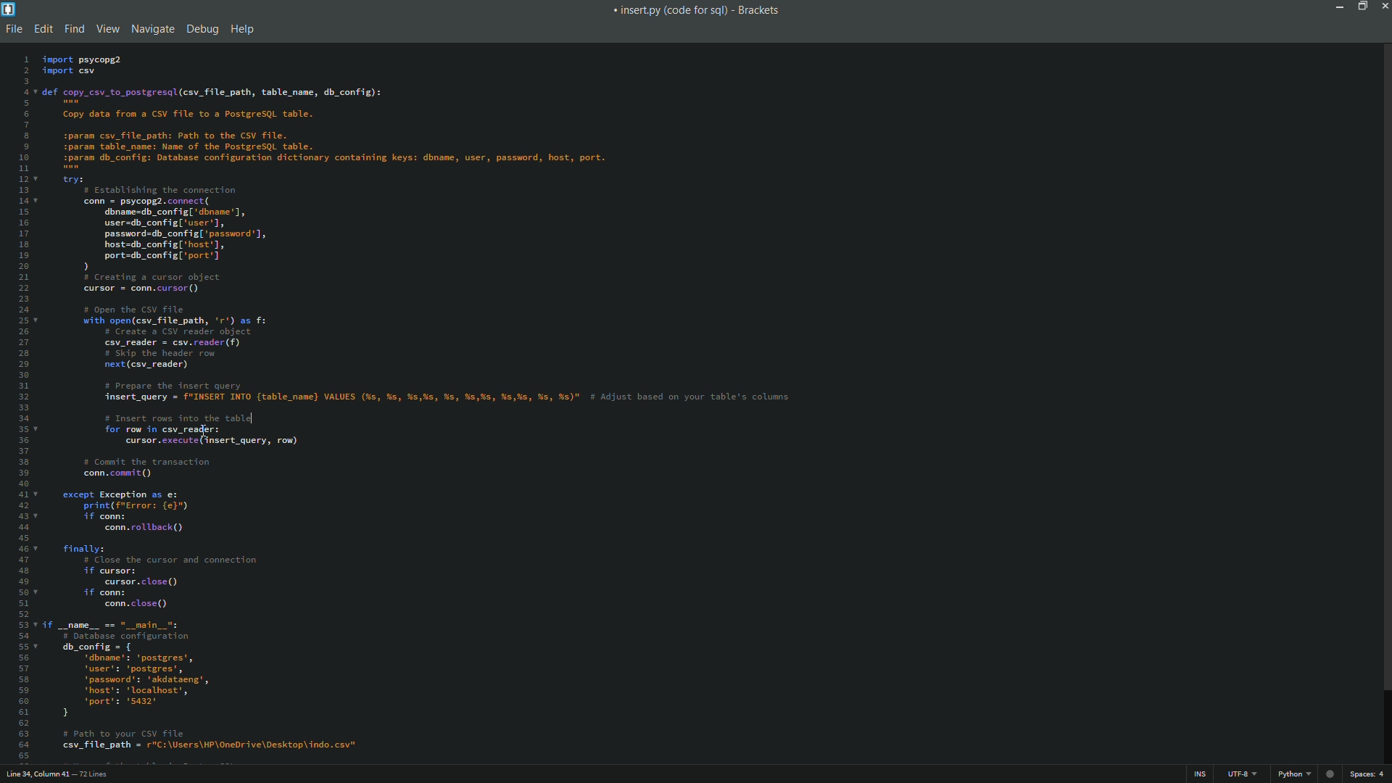  Describe the element at coordinates (106, 28) in the screenshot. I see `view menu` at that location.